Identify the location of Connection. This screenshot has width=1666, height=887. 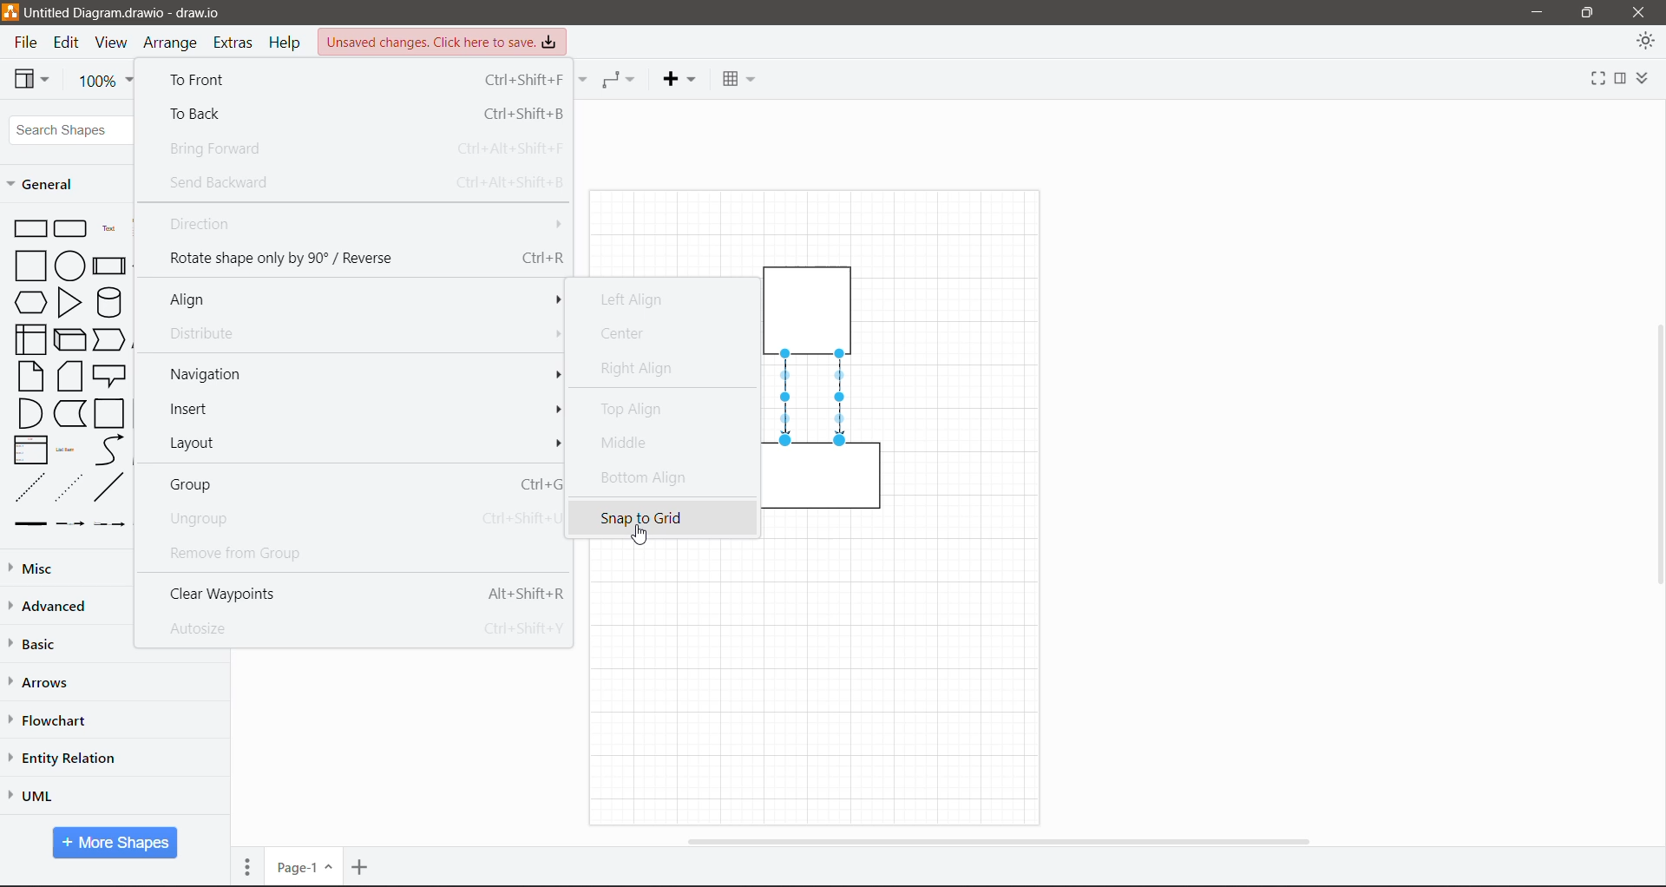
(583, 79).